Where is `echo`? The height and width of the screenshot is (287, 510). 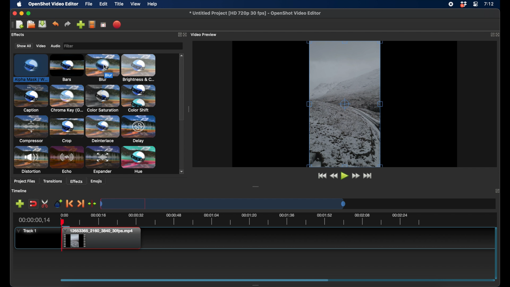
echo is located at coordinates (67, 160).